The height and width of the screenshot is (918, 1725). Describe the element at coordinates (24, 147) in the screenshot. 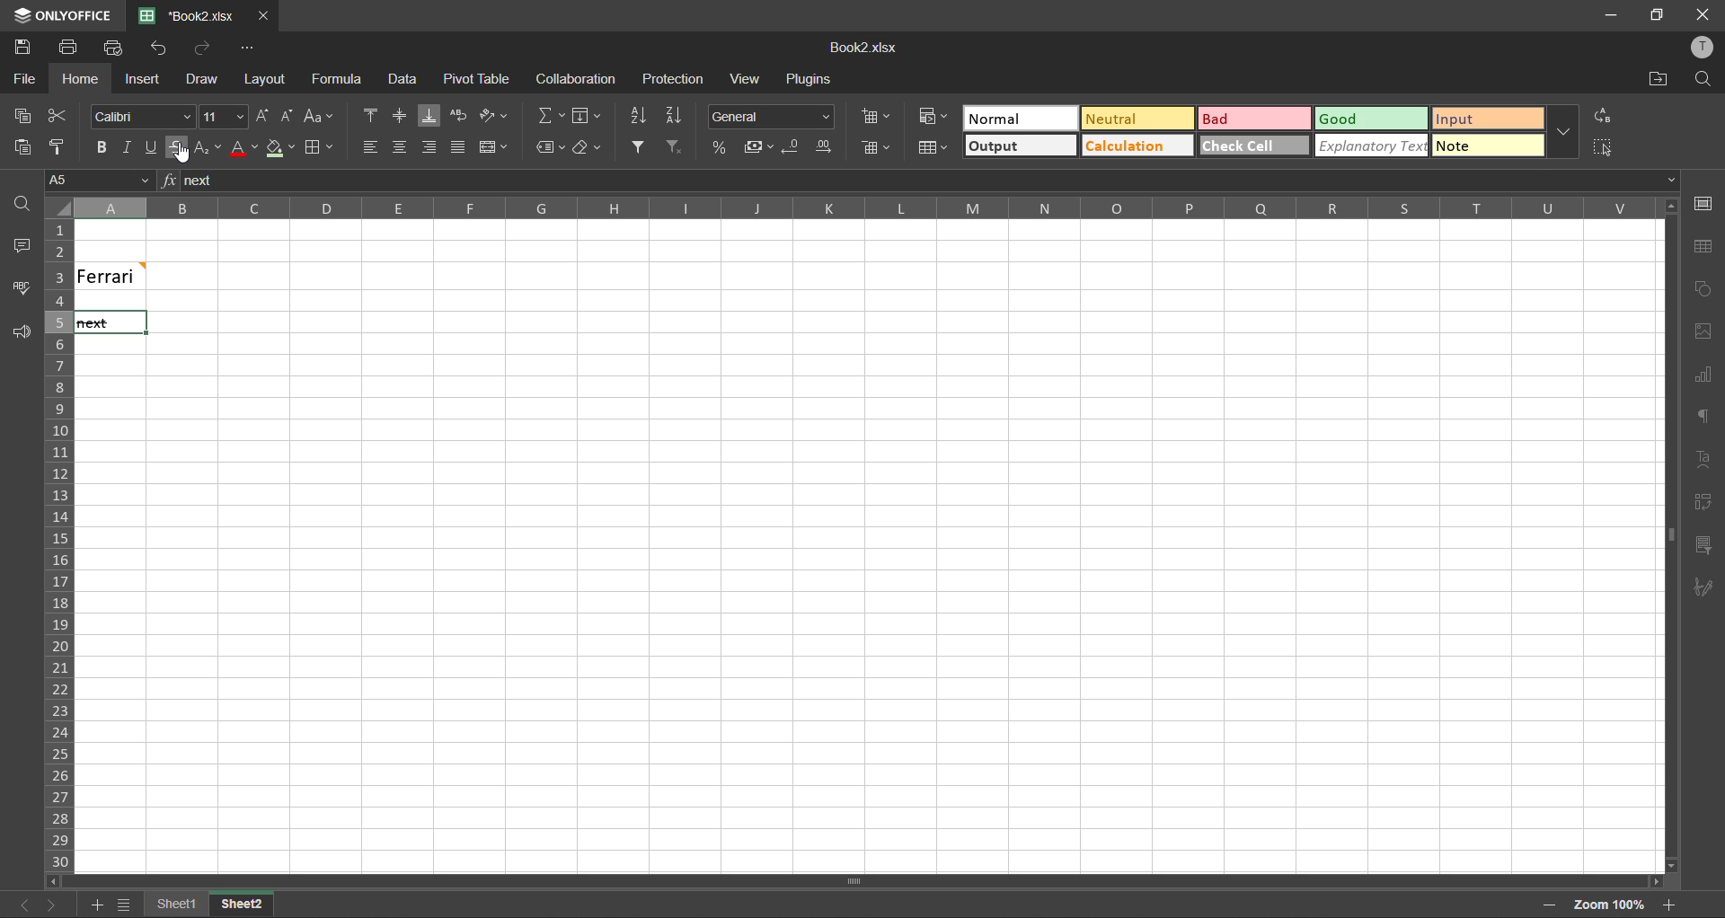

I see `paste` at that location.